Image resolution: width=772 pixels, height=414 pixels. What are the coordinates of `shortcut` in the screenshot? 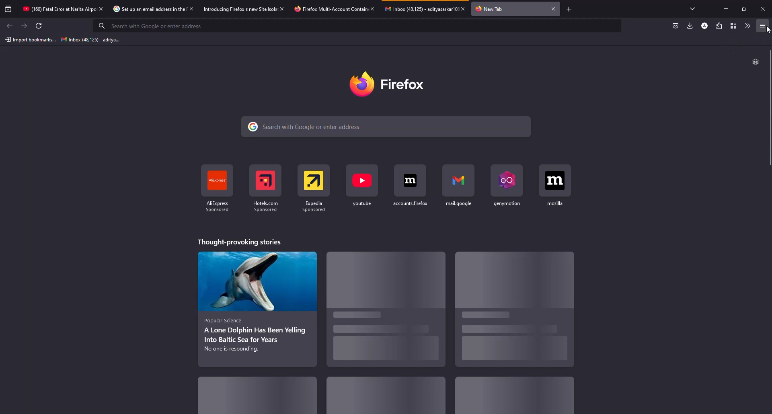 It's located at (218, 189).